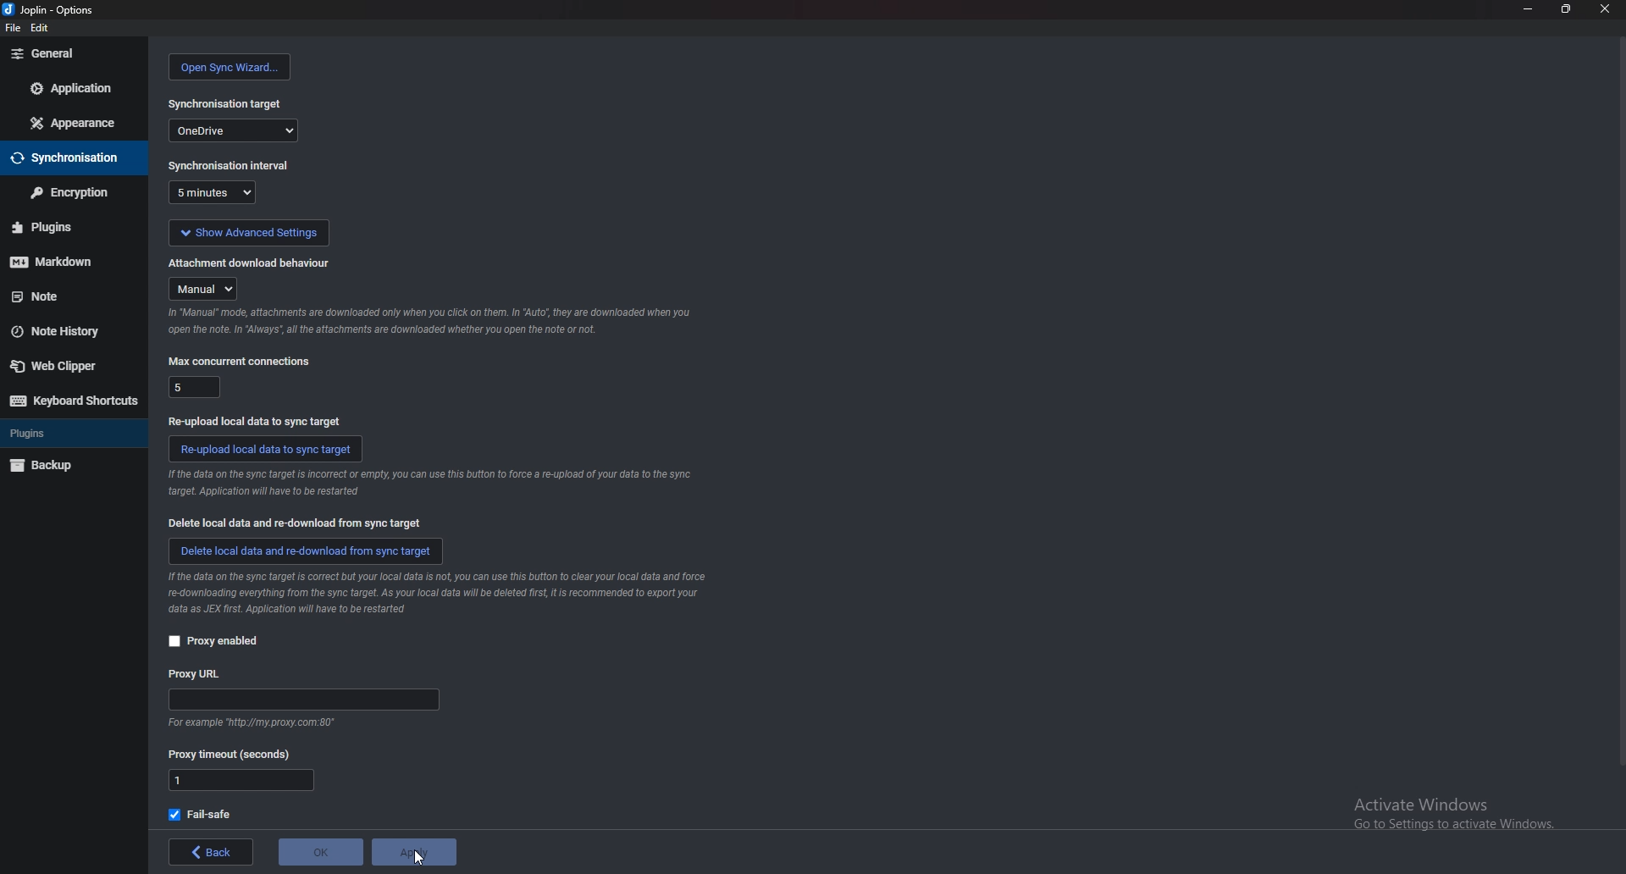 The image size is (1626, 874). I want to click on back, so click(214, 852).